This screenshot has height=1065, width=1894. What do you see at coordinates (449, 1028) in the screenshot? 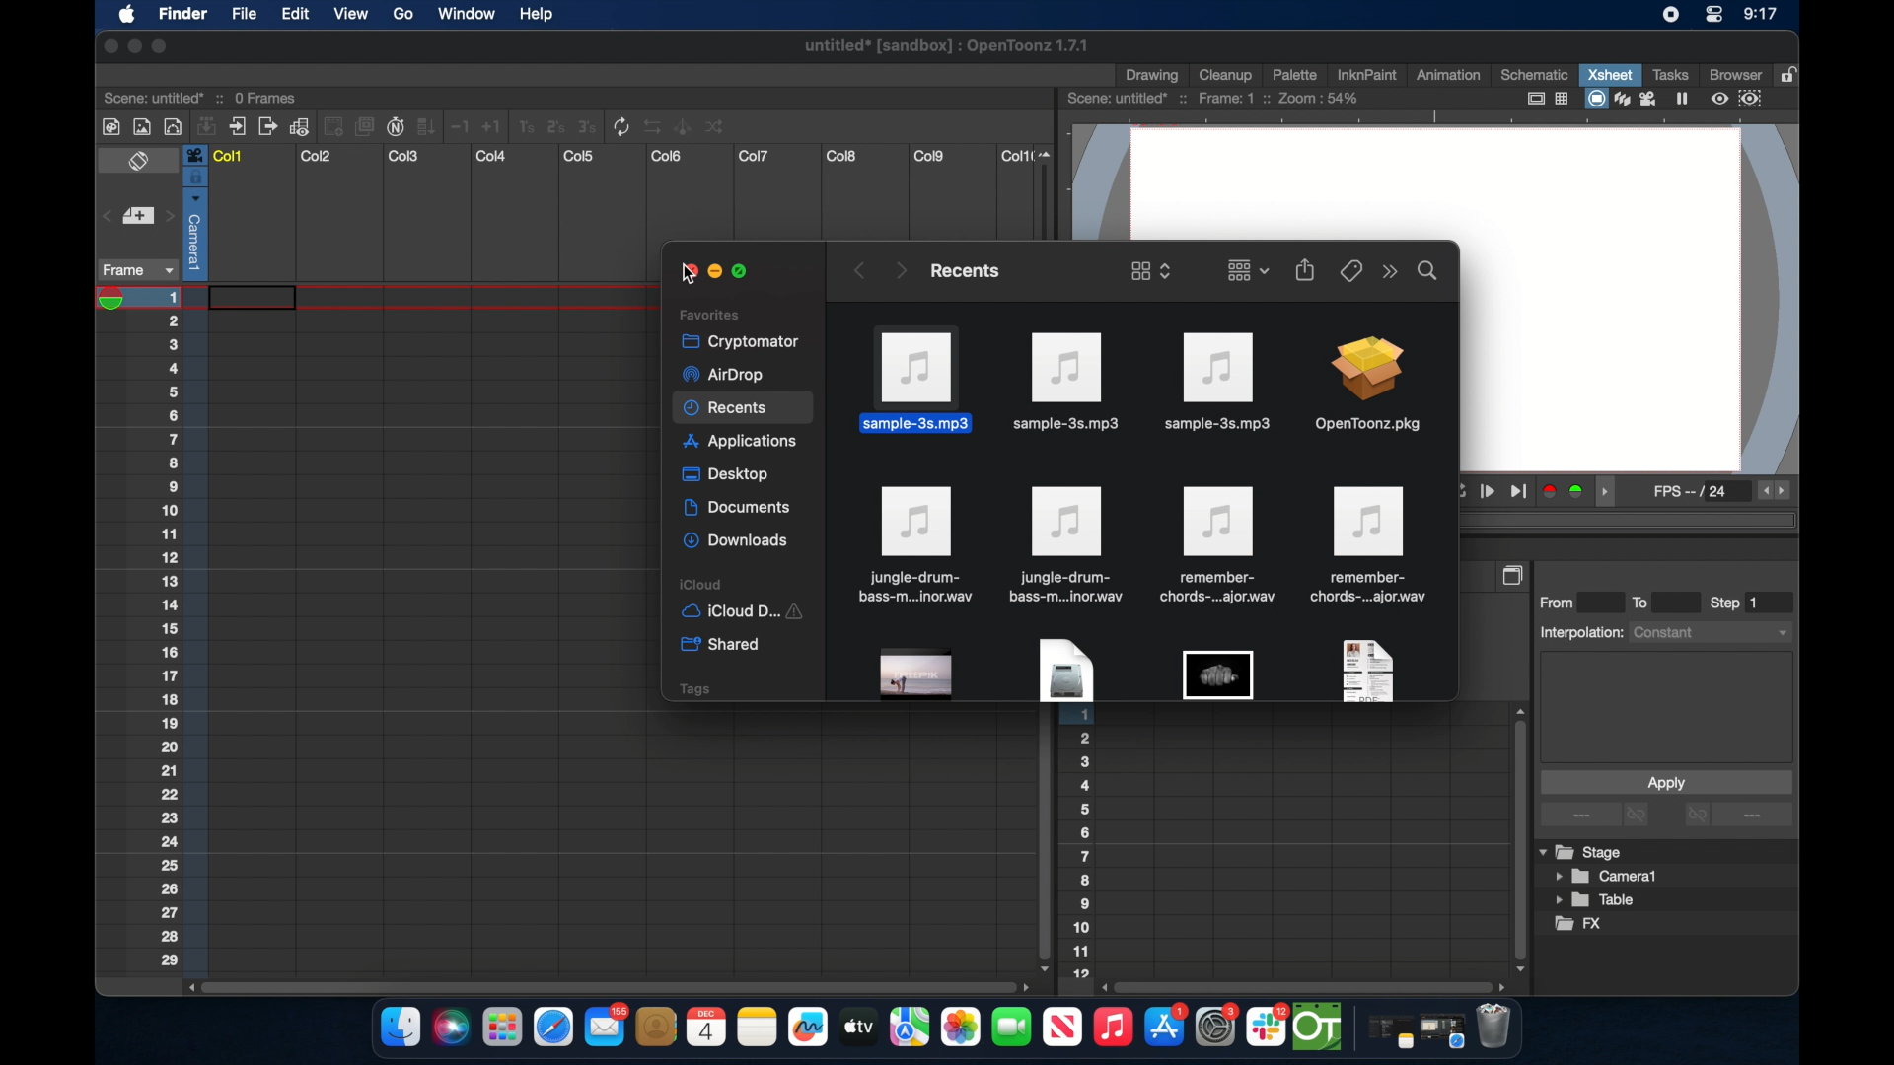
I see `siri` at bounding box center [449, 1028].